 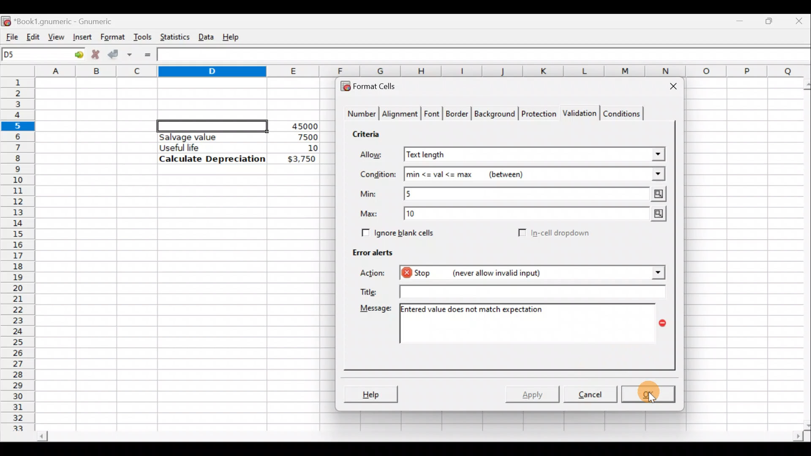 What do you see at coordinates (207, 147) in the screenshot?
I see `Useful life` at bounding box center [207, 147].